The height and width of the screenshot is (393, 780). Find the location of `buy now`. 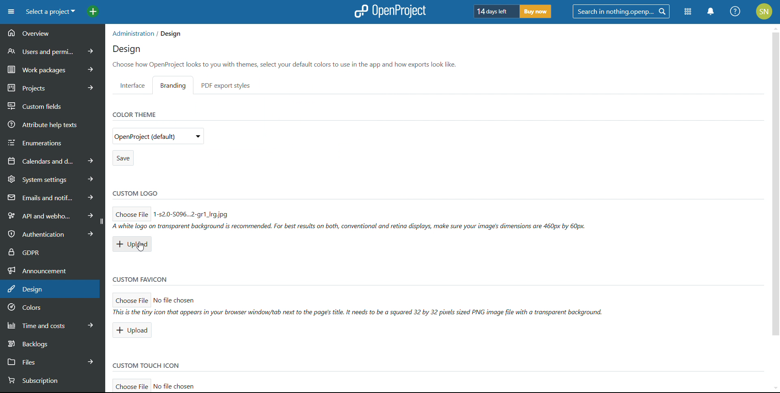

buy now is located at coordinates (535, 11).